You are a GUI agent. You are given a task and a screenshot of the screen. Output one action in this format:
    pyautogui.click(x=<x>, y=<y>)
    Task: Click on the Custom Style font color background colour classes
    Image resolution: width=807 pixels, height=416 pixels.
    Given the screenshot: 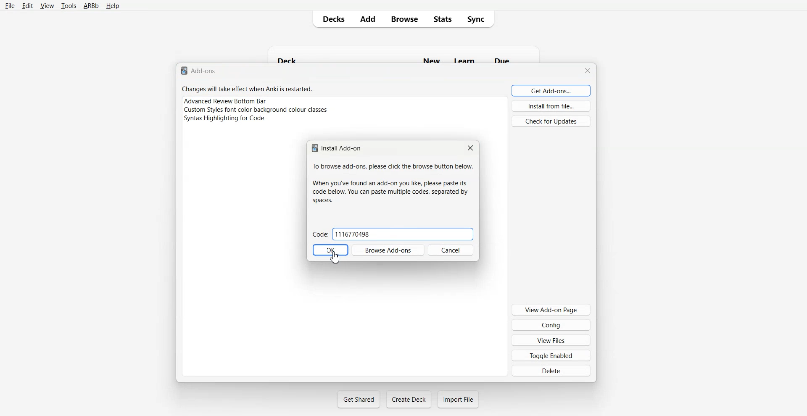 What is the action you would take?
    pyautogui.click(x=345, y=110)
    